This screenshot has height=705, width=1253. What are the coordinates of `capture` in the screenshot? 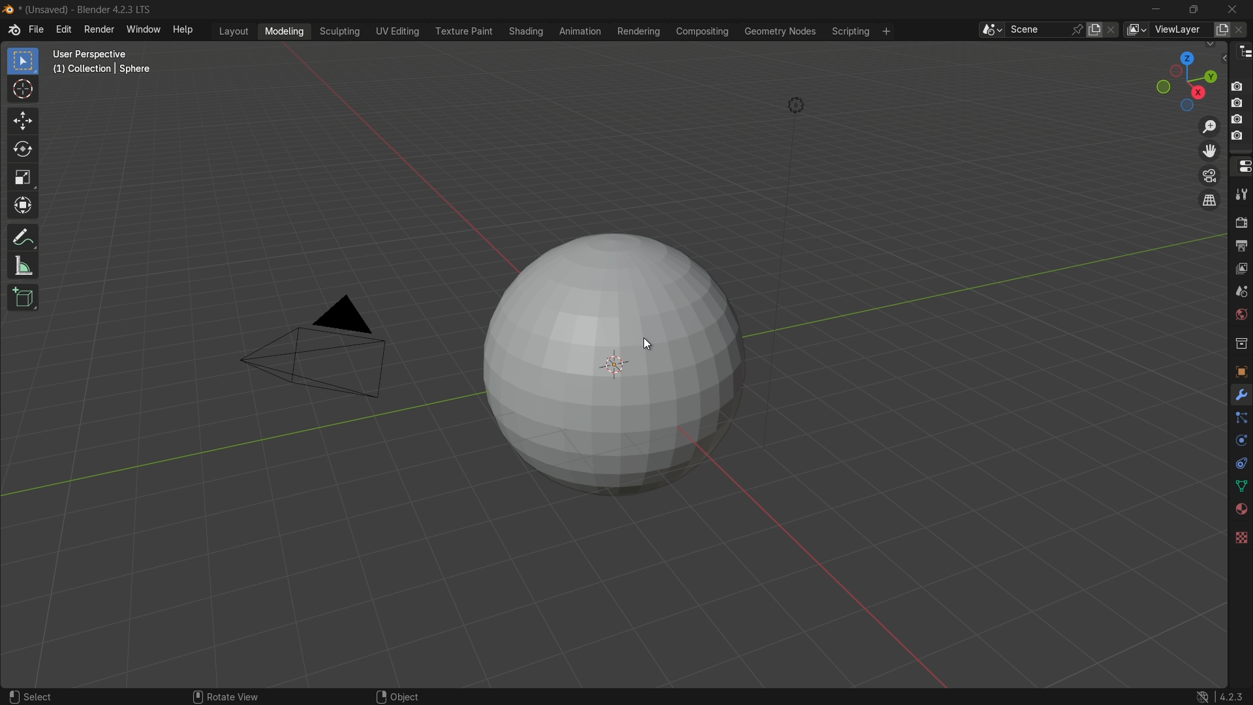 It's located at (1240, 120).